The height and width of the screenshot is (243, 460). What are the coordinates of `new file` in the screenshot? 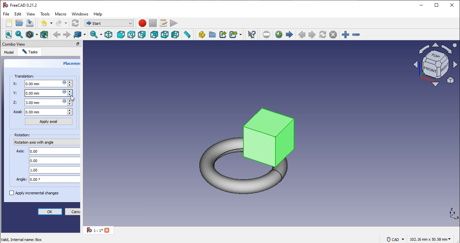 It's located at (9, 23).